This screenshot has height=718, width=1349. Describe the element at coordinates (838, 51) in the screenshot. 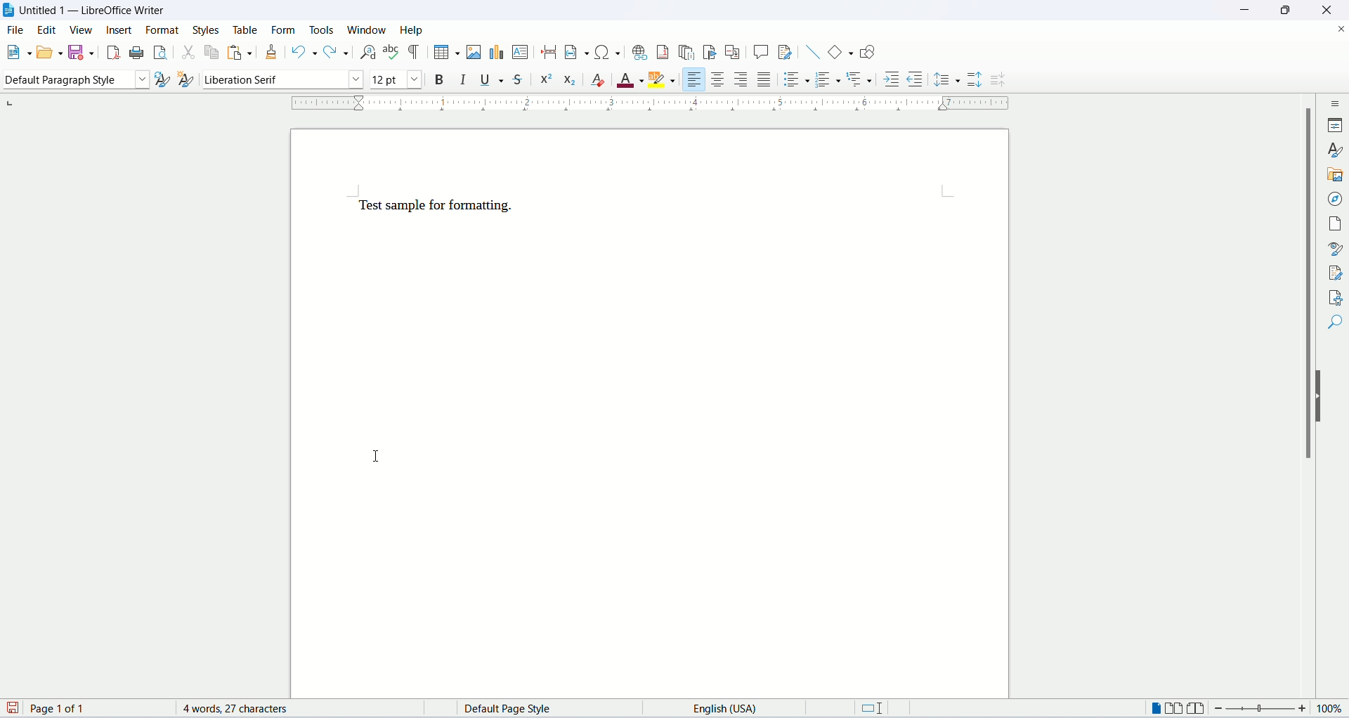

I see `basic shapes` at that location.